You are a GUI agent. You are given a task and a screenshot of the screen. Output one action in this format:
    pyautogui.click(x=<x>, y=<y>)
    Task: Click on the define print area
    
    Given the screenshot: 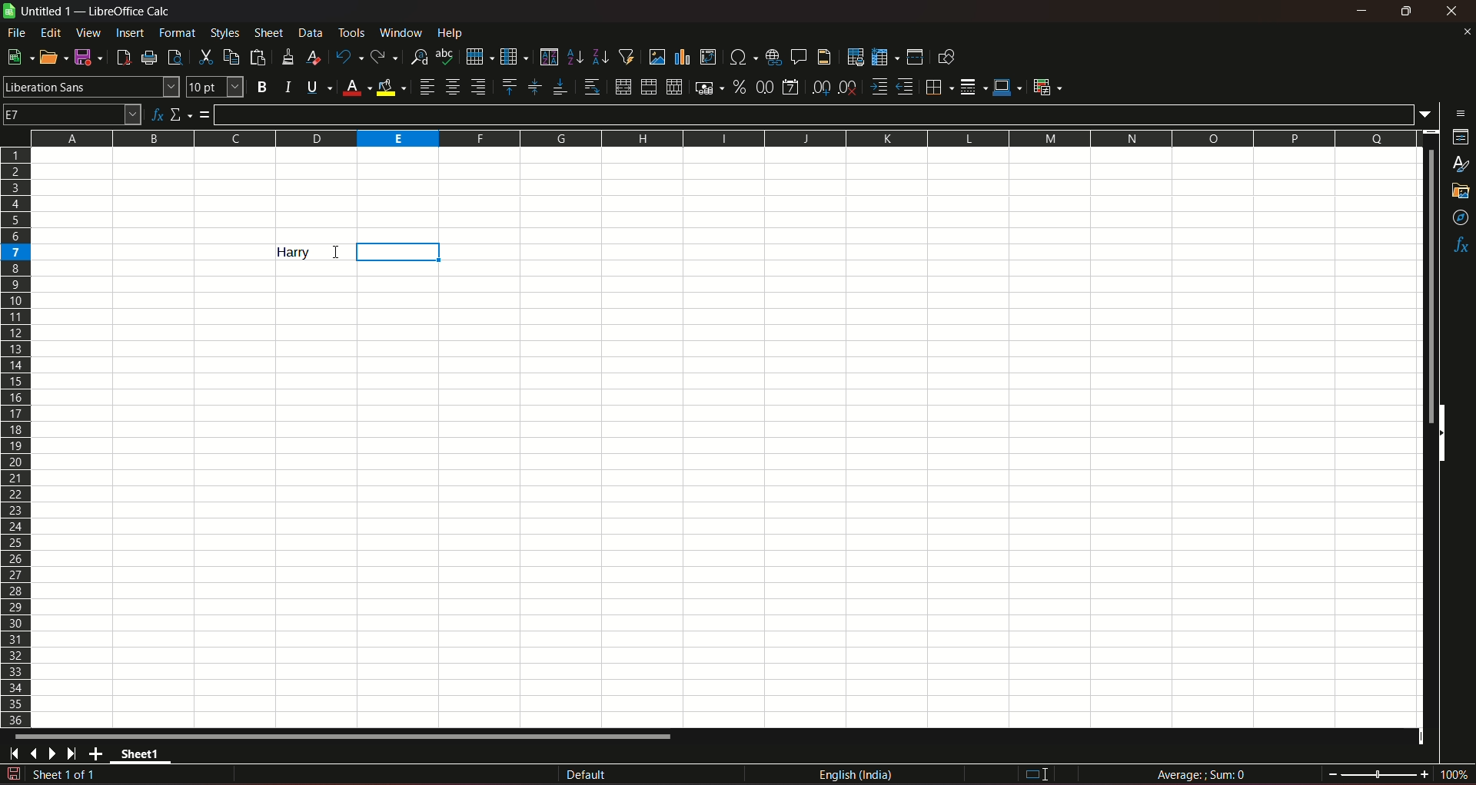 What is the action you would take?
    pyautogui.click(x=855, y=58)
    